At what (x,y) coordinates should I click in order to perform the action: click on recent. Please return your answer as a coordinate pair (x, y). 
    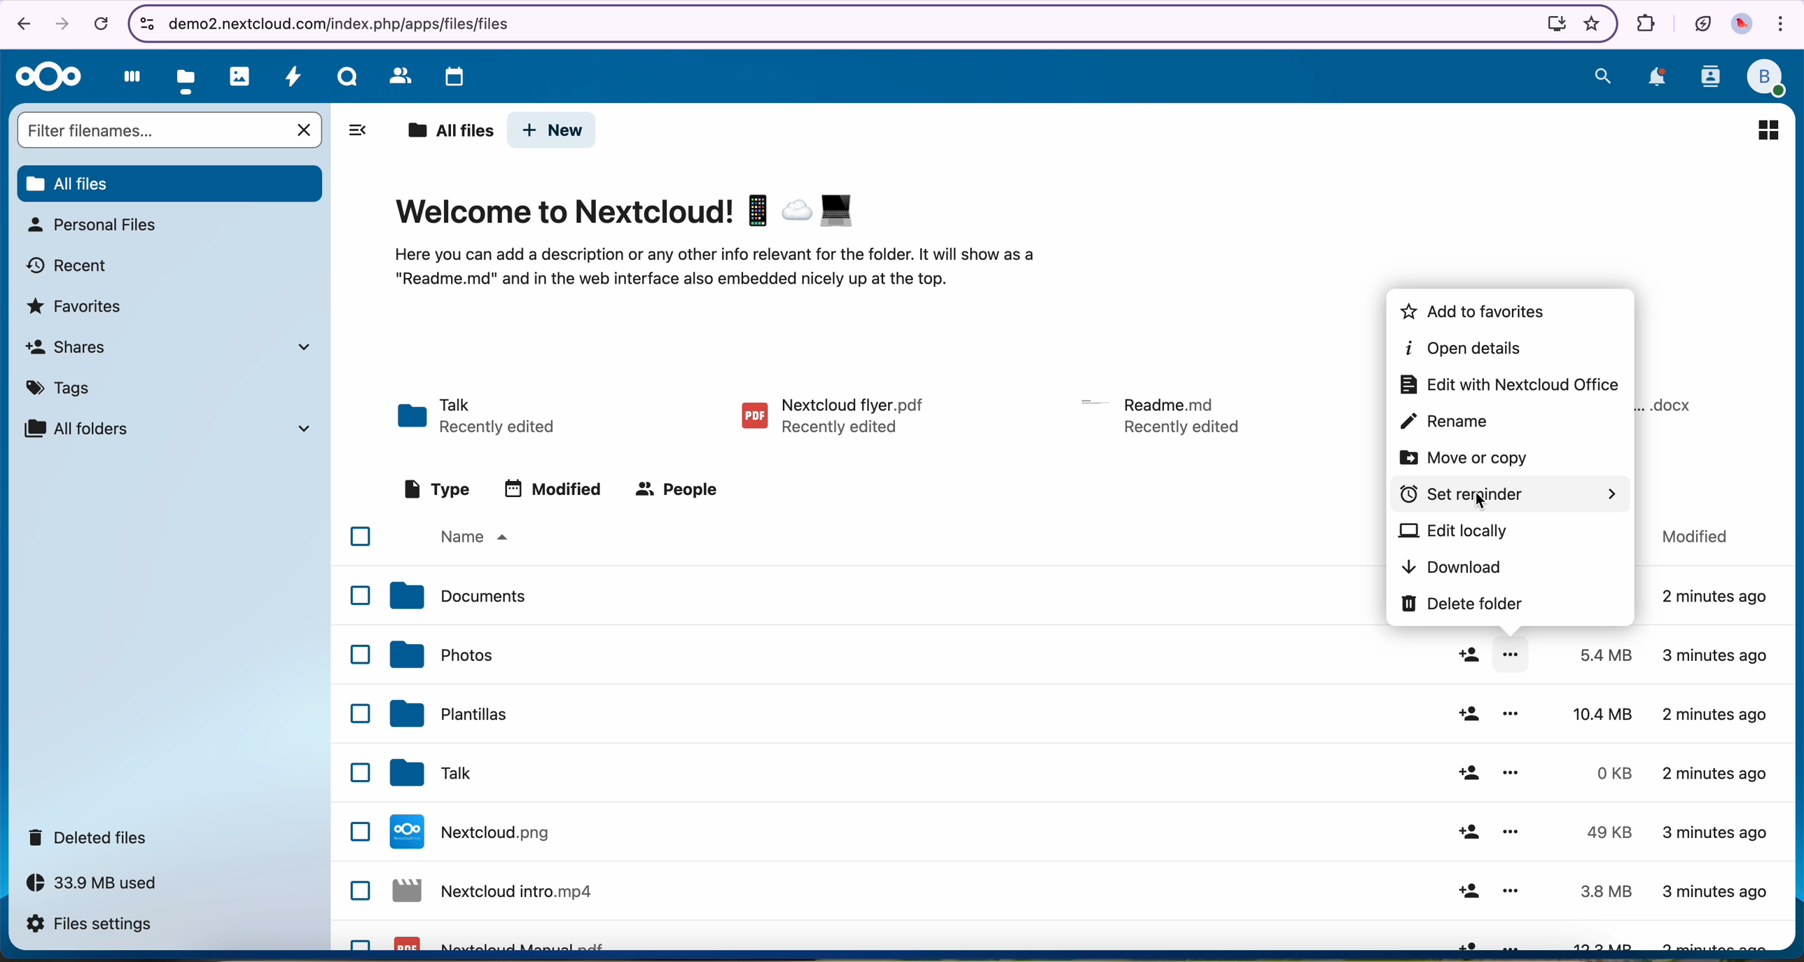
    Looking at the image, I should click on (71, 265).